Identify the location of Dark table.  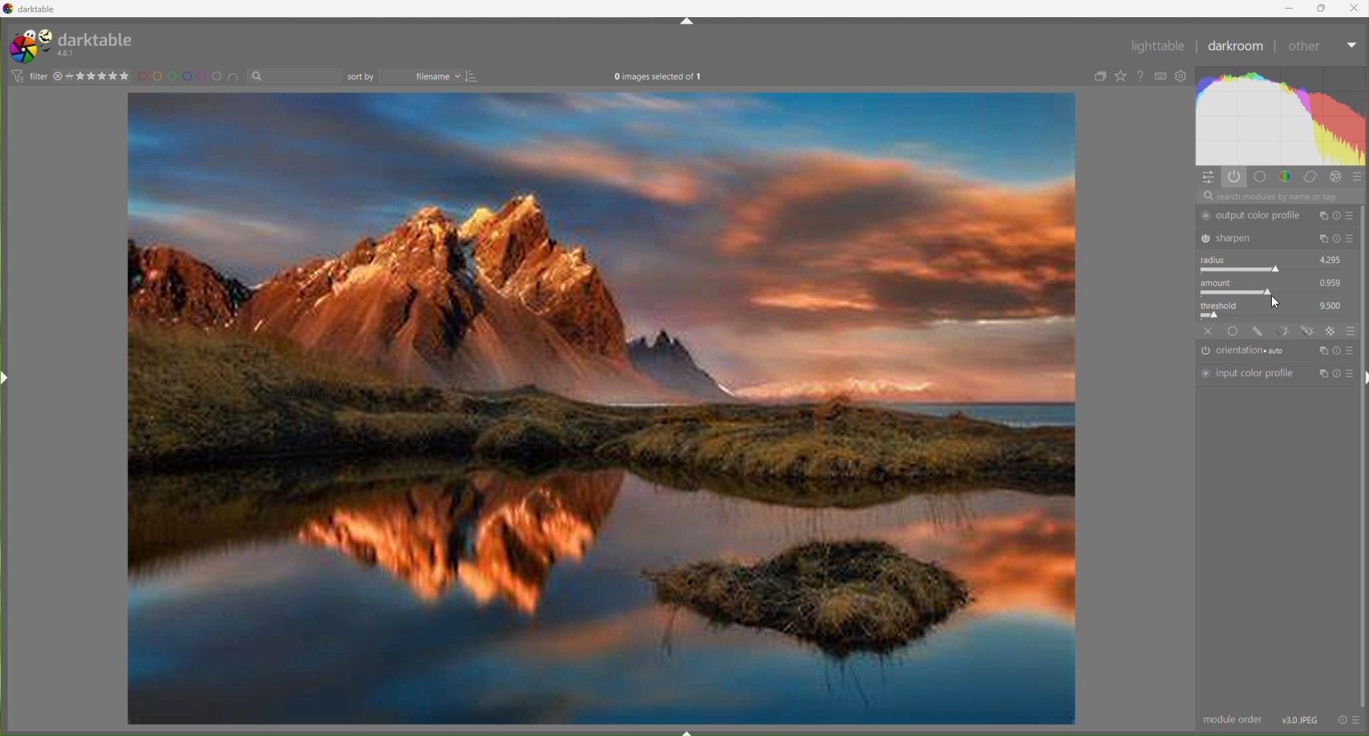
(40, 9).